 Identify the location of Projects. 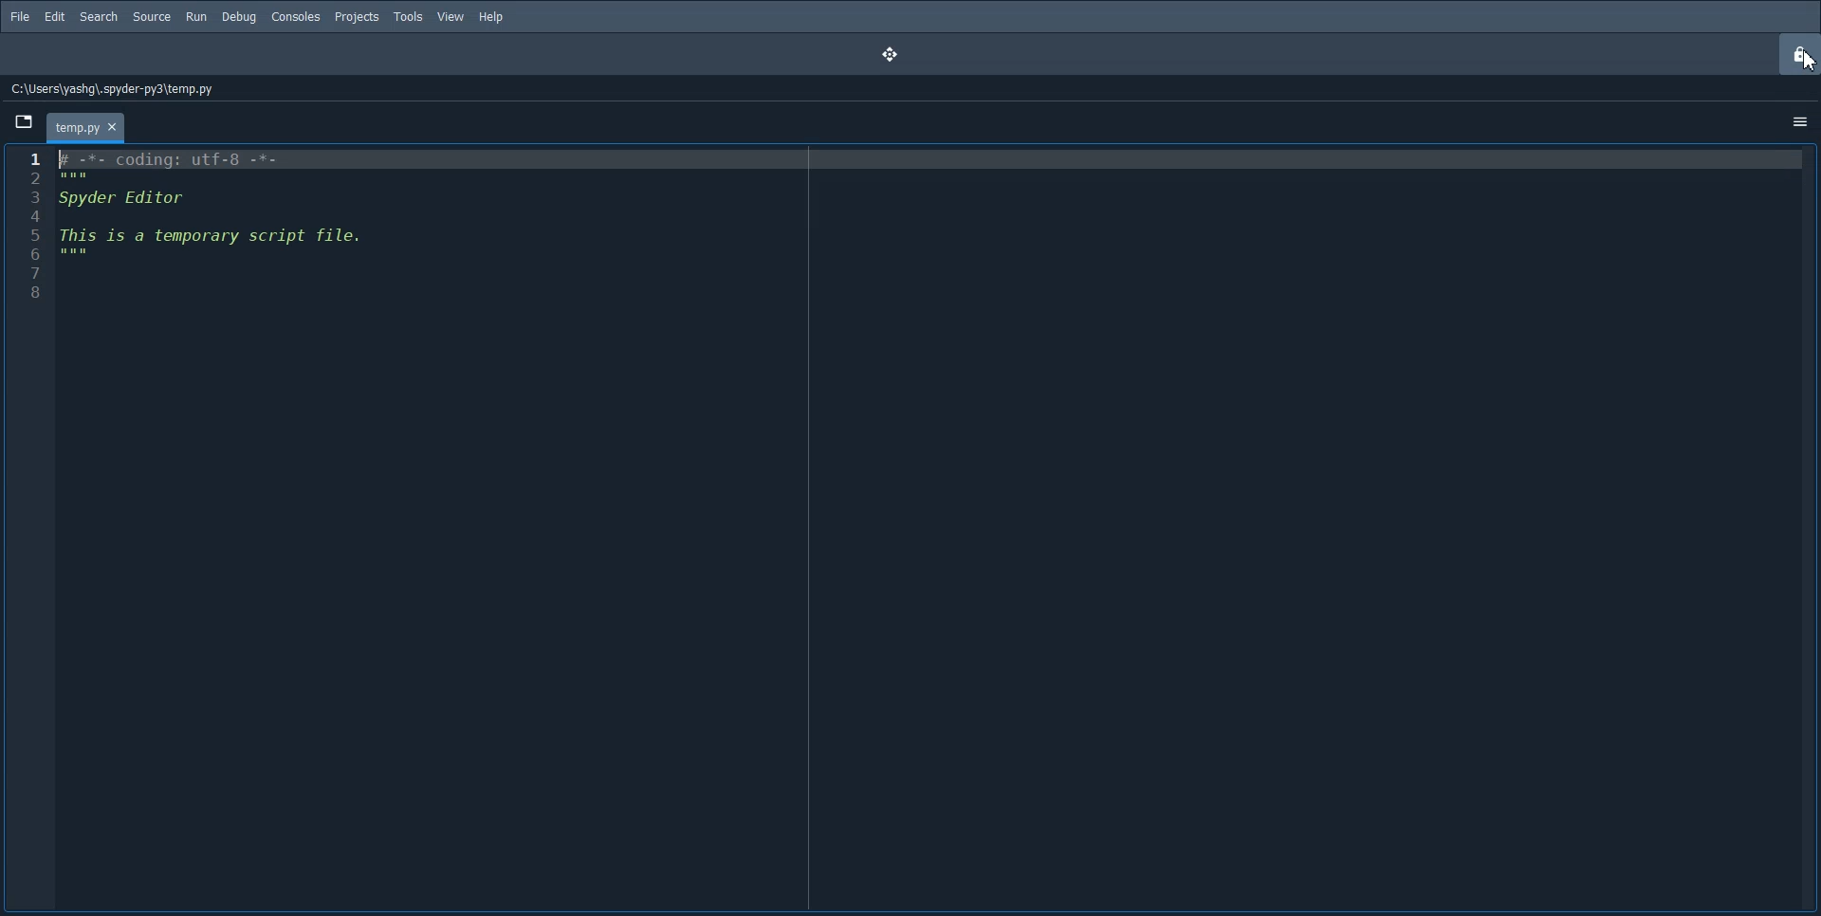
(357, 17).